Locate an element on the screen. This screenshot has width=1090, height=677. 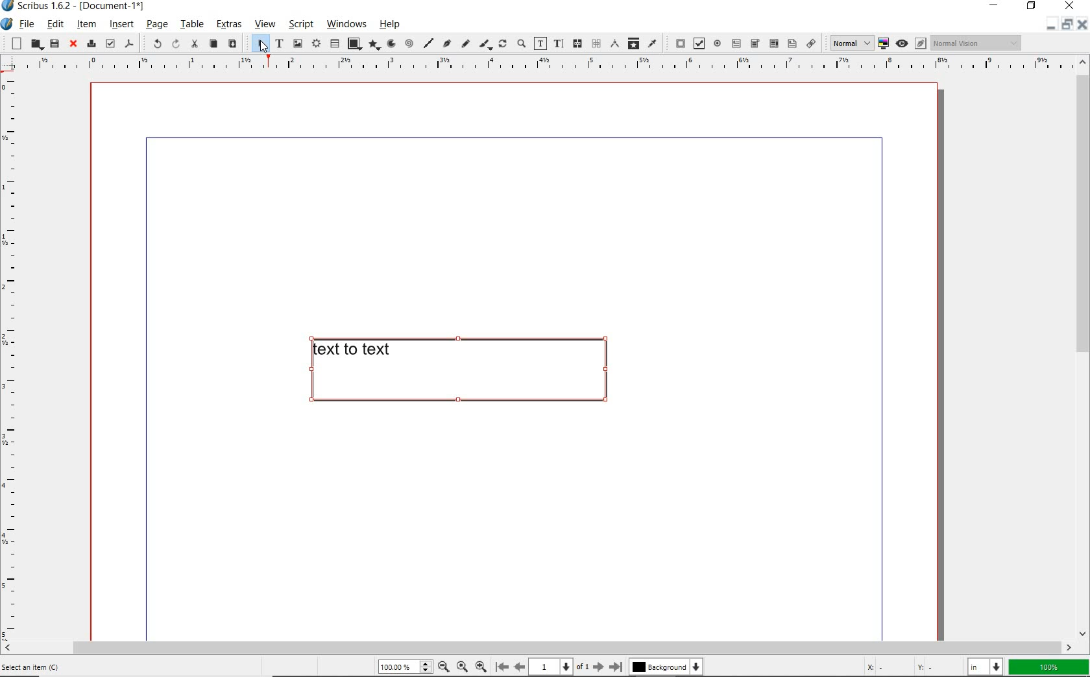
edit is located at coordinates (55, 24).